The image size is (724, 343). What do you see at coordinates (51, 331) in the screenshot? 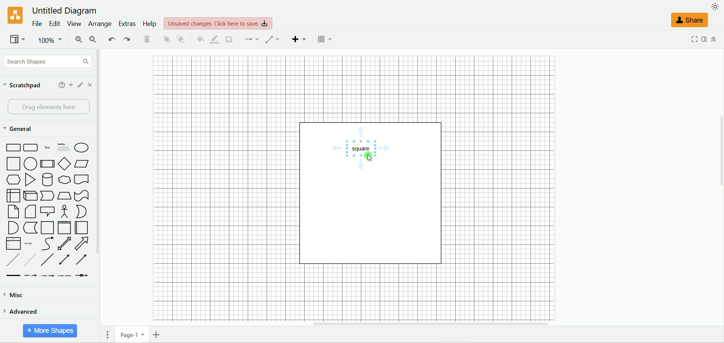
I see `more shapes` at bounding box center [51, 331].